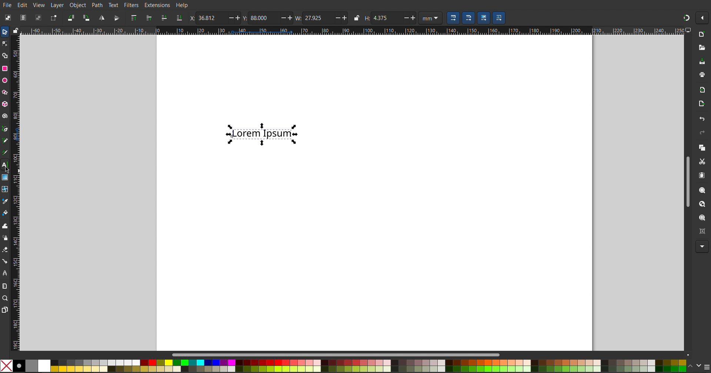 This screenshot has height=373, width=711. What do you see at coordinates (700, 247) in the screenshot?
I see `More` at bounding box center [700, 247].